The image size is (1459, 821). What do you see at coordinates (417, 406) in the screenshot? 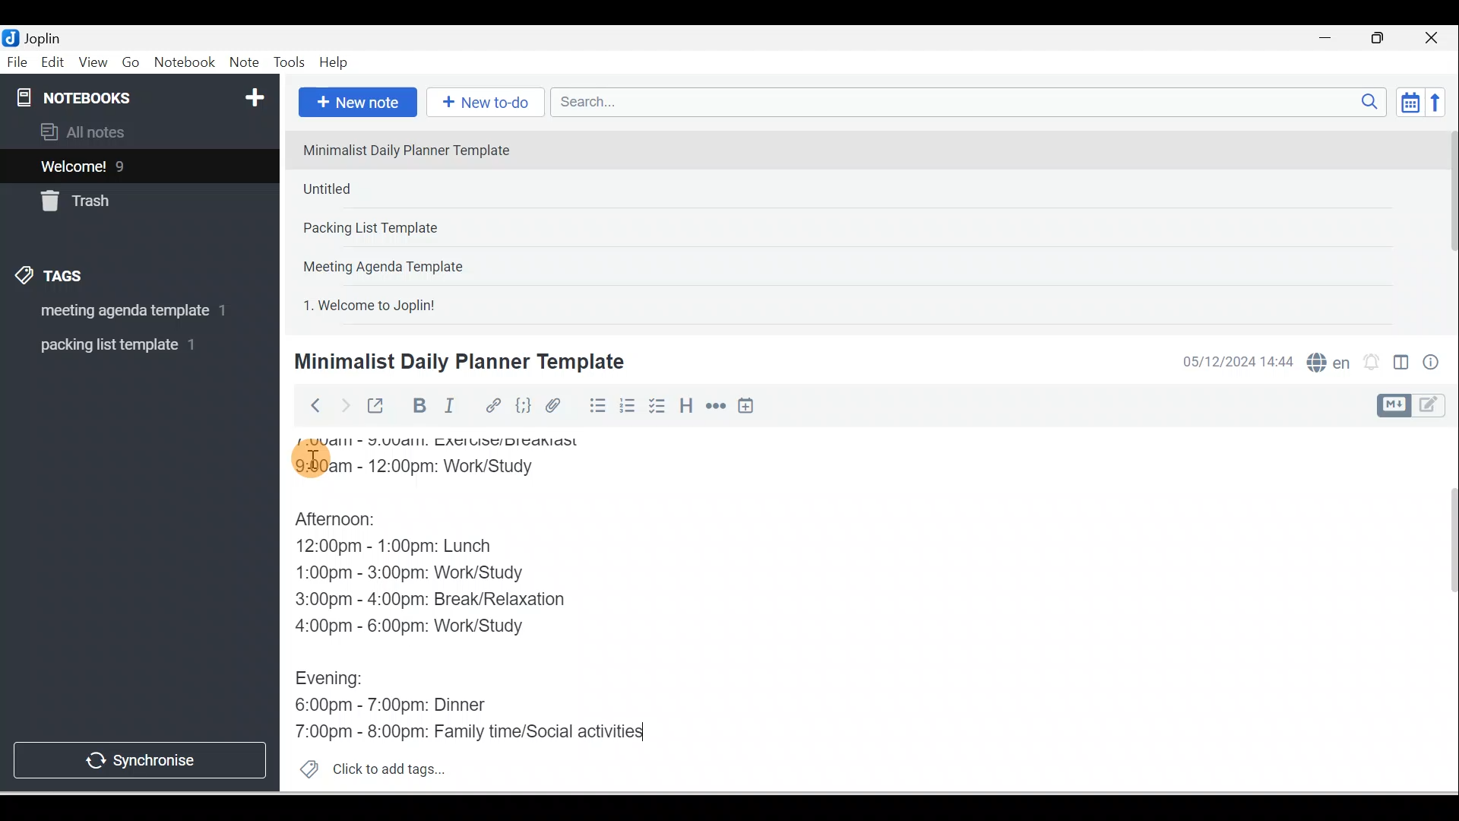
I see `Bold` at bounding box center [417, 406].